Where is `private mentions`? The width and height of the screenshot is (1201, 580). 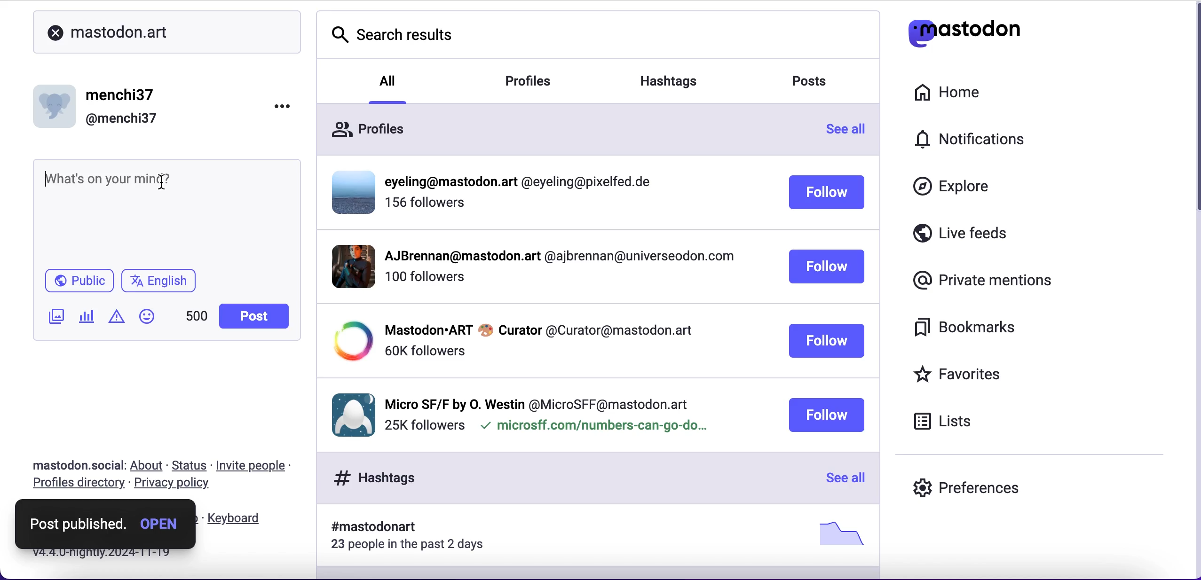 private mentions is located at coordinates (979, 281).